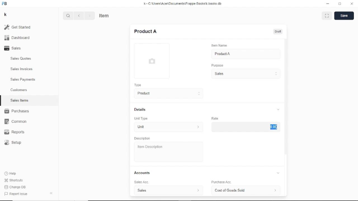 This screenshot has height=201, width=358. What do you see at coordinates (327, 16) in the screenshot?
I see `Toggle between form and full width` at bounding box center [327, 16].